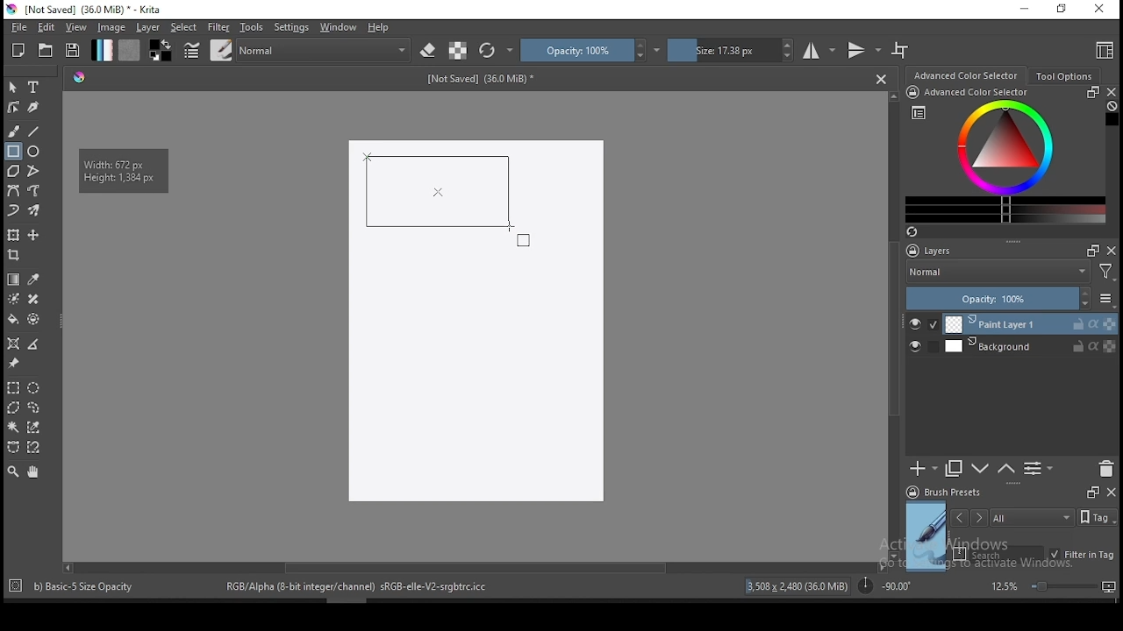 This screenshot has height=631, width=1123. I want to click on view or change layer properties, so click(1038, 468).